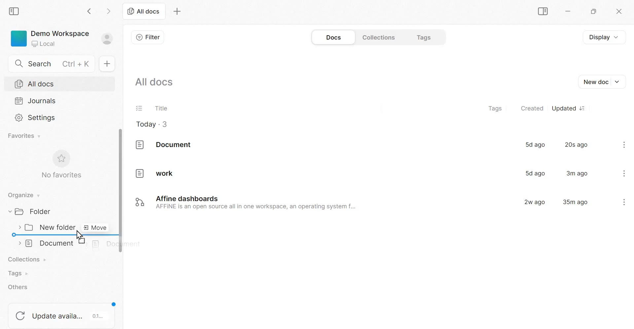 The image size is (634, 329). Describe the element at coordinates (16, 11) in the screenshot. I see `Sidebar Toggle` at that location.